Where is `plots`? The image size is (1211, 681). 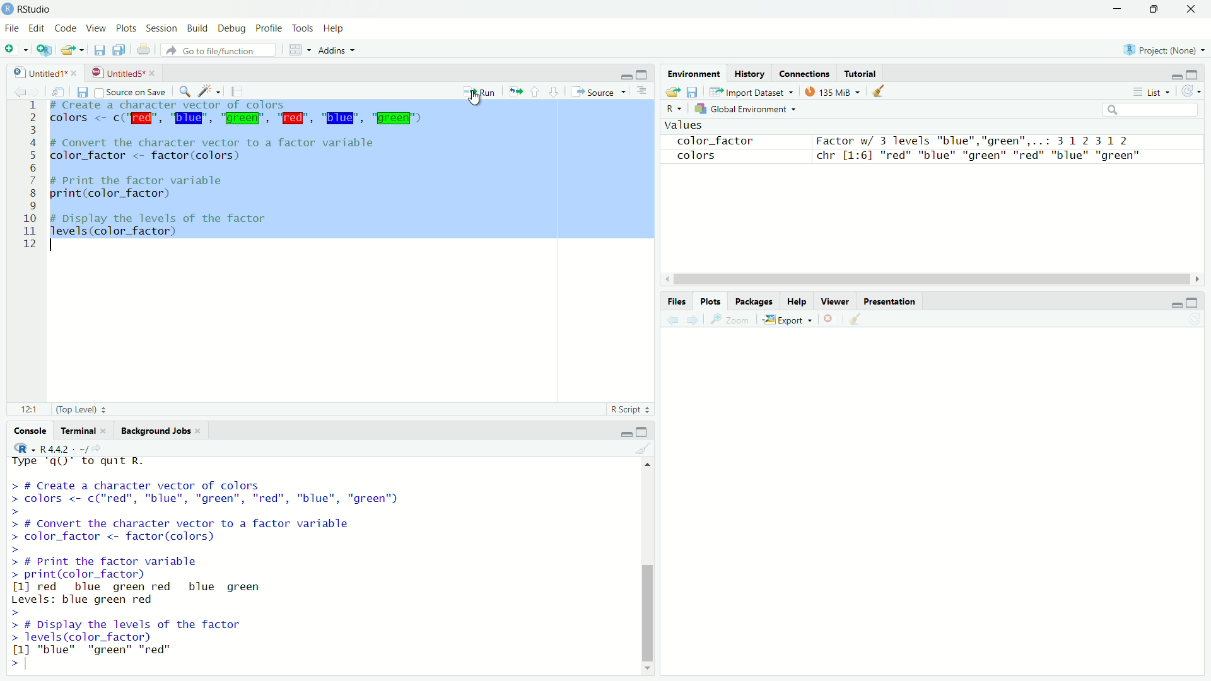
plots is located at coordinates (127, 29).